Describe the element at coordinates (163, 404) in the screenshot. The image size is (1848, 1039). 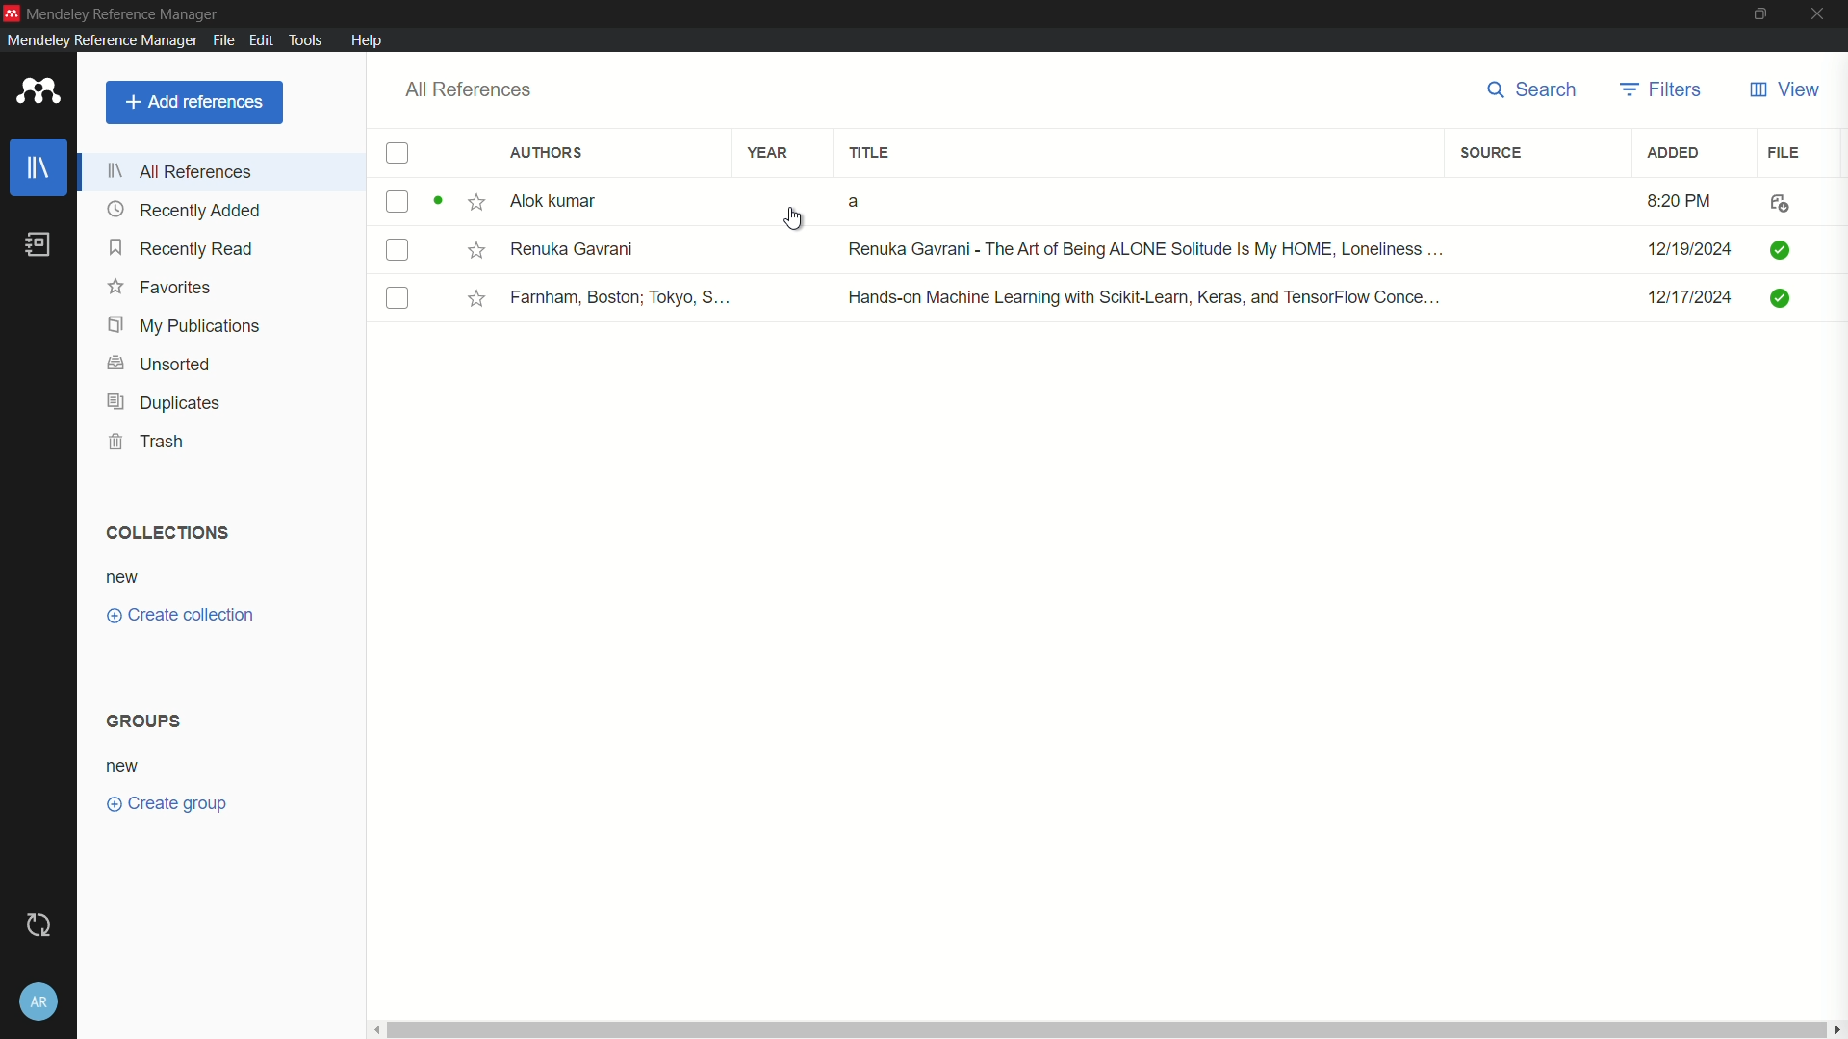
I see `duplicates` at that location.